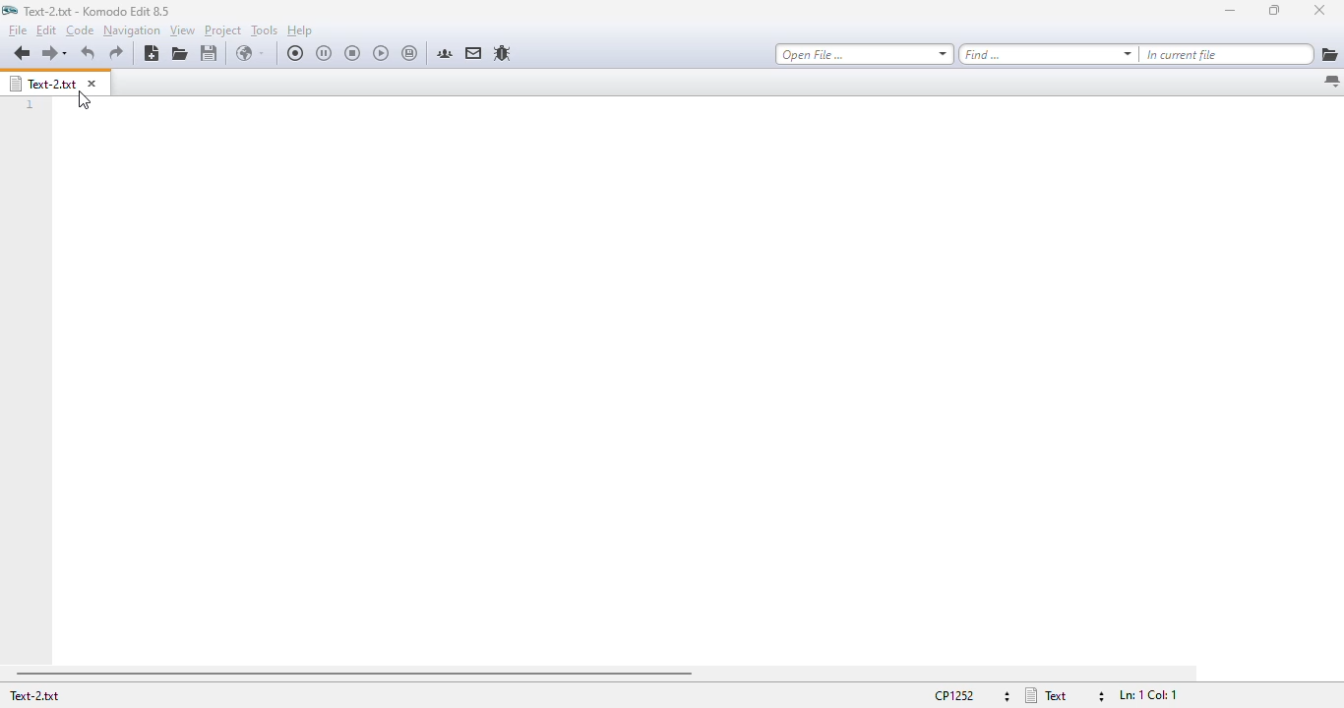 Image resolution: width=1344 pixels, height=708 pixels. Describe the element at coordinates (1048, 53) in the screenshot. I see `find` at that location.